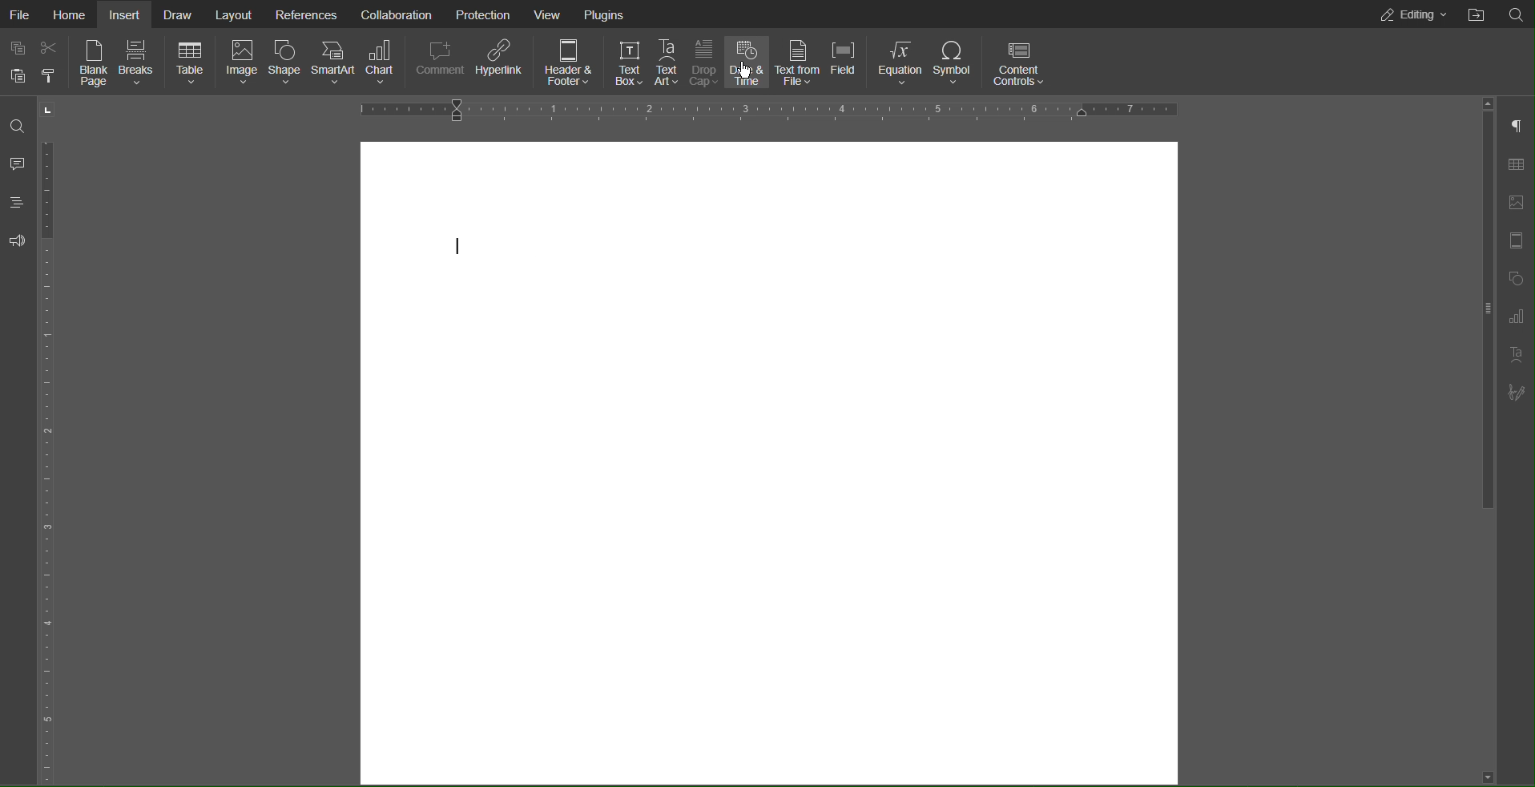 The image size is (1535, 787). Describe the element at coordinates (1516, 203) in the screenshot. I see `Image Settings` at that location.